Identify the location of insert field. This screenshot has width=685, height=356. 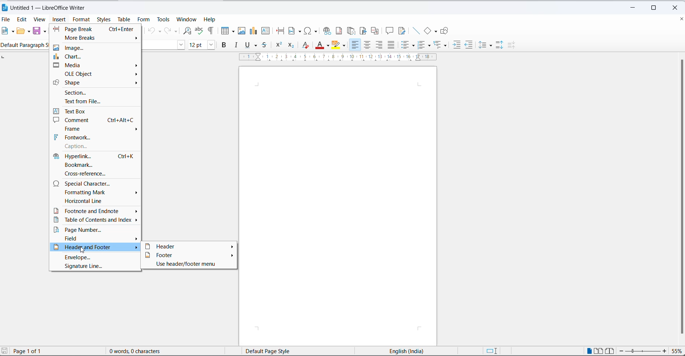
(294, 31).